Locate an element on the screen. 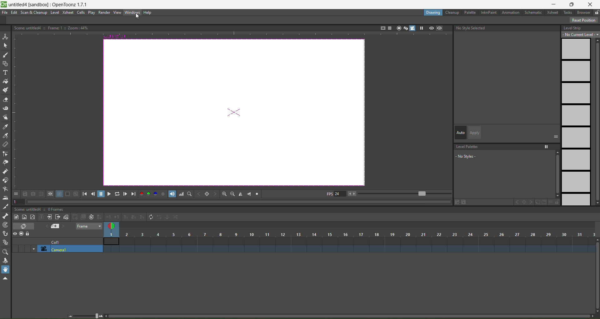  new toonz raster level is located at coordinates (17, 217).